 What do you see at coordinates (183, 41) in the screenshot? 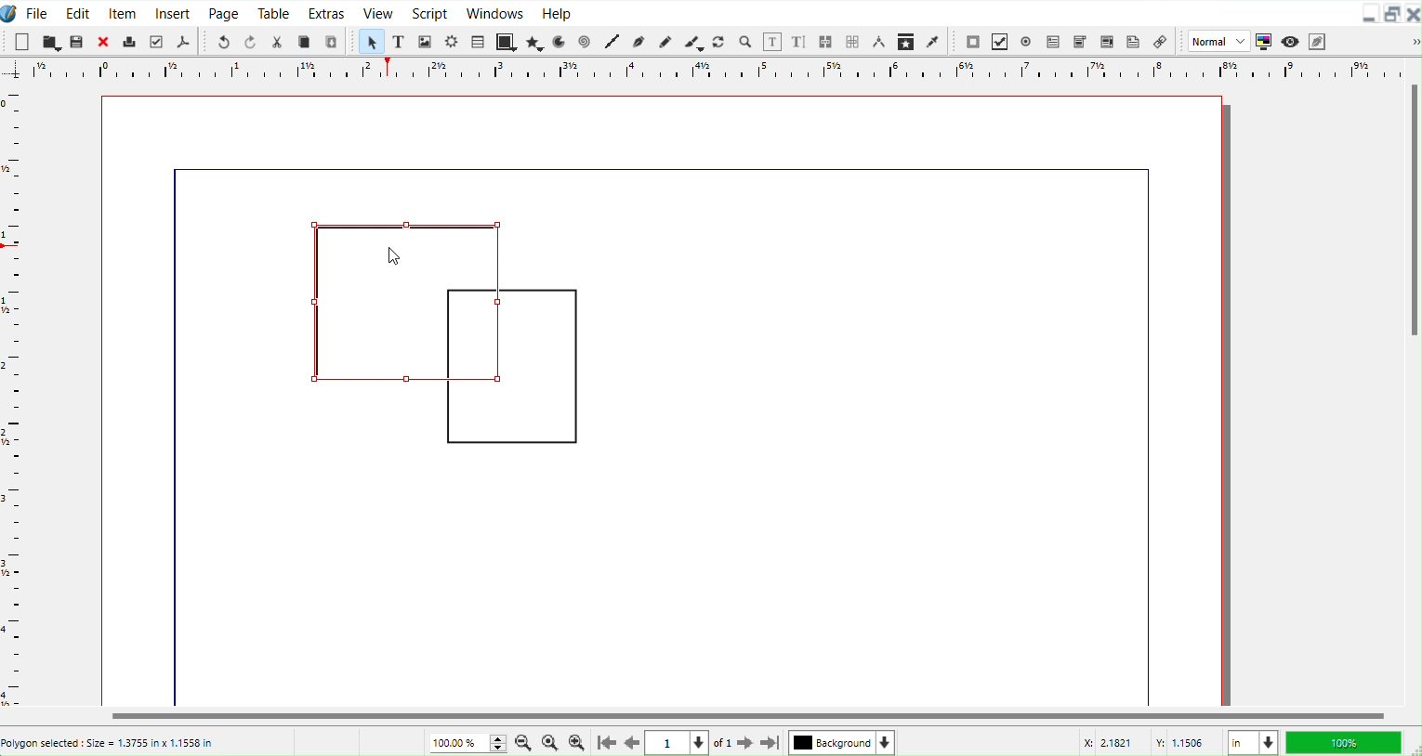
I see `Save as PDF` at bounding box center [183, 41].